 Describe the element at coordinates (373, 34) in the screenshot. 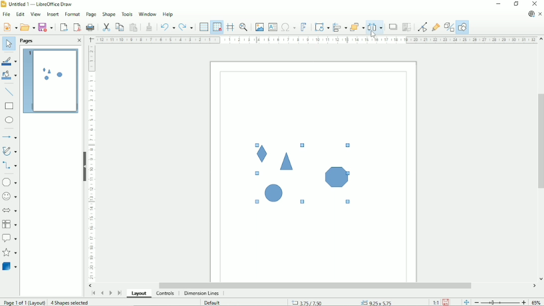

I see `Cursor` at that location.